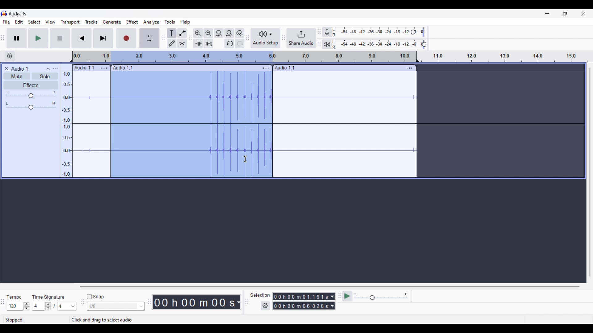  I want to click on Gain, so click(31, 96).